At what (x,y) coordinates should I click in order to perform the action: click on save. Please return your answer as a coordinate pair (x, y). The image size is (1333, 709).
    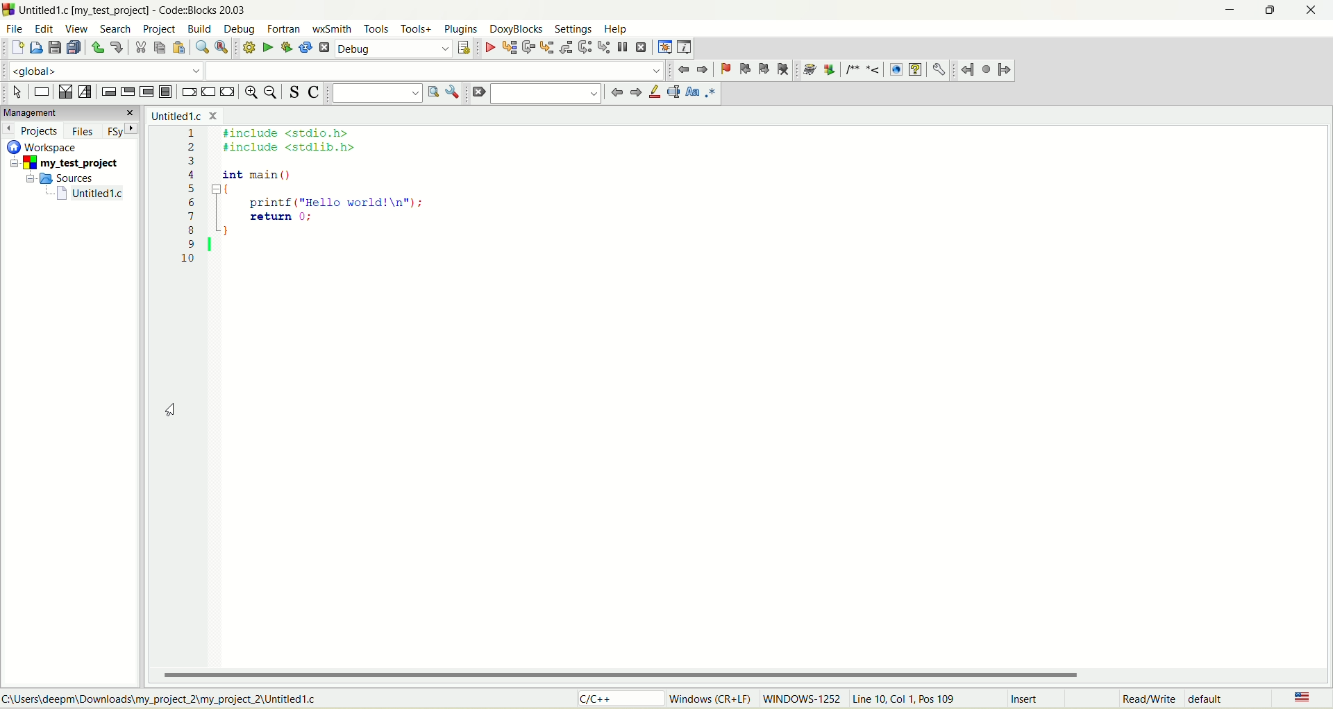
    Looking at the image, I should click on (56, 49).